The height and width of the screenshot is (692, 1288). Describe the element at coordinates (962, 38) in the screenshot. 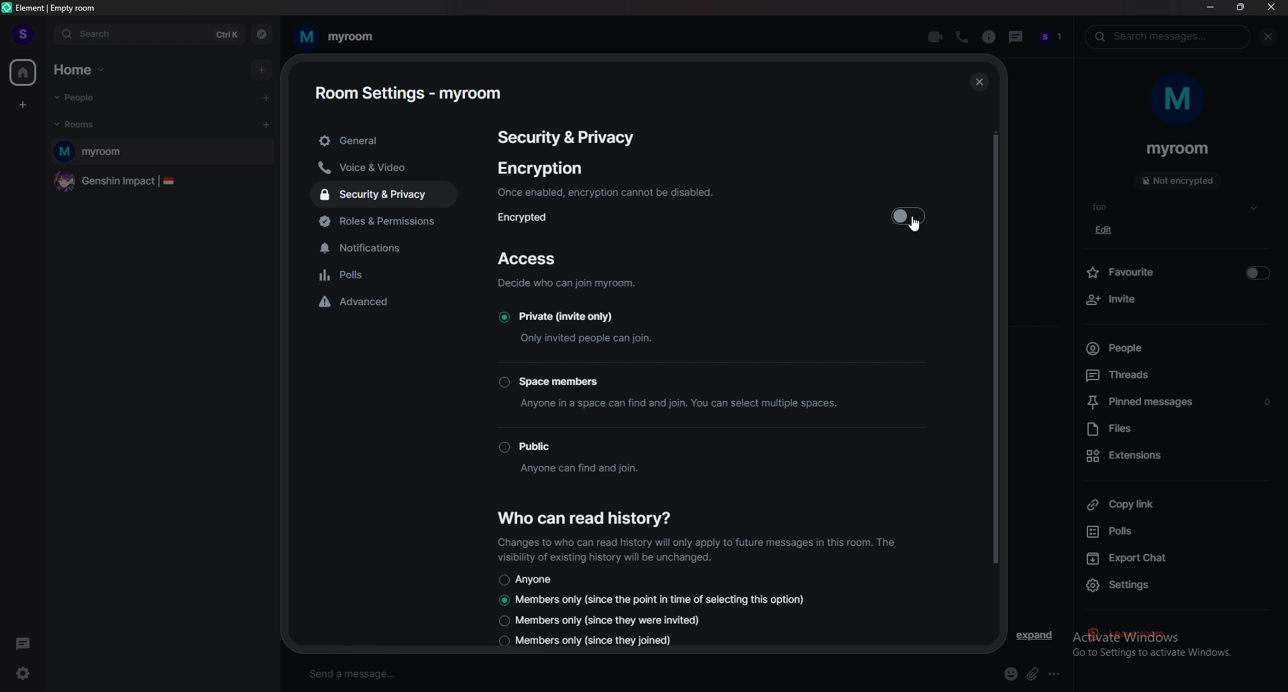

I see `voice call` at that location.